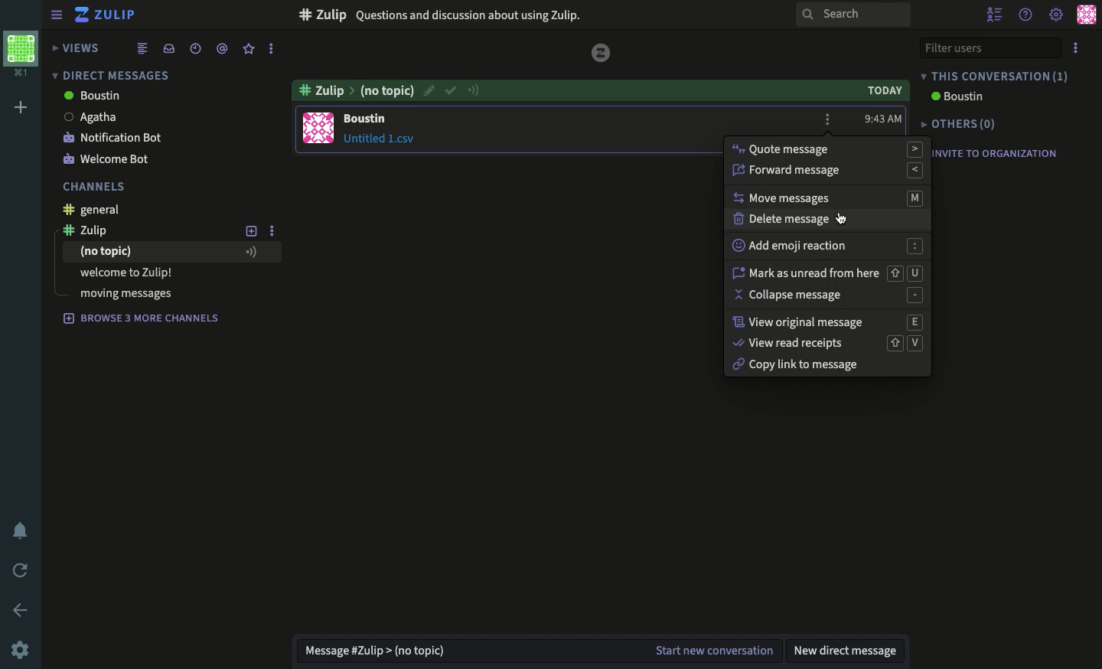  I want to click on questions and discussions about zulip, so click(473, 16).